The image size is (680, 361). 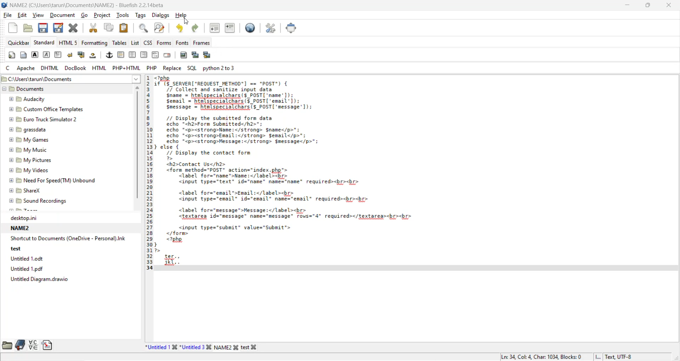 What do you see at coordinates (184, 43) in the screenshot?
I see `fonts` at bounding box center [184, 43].